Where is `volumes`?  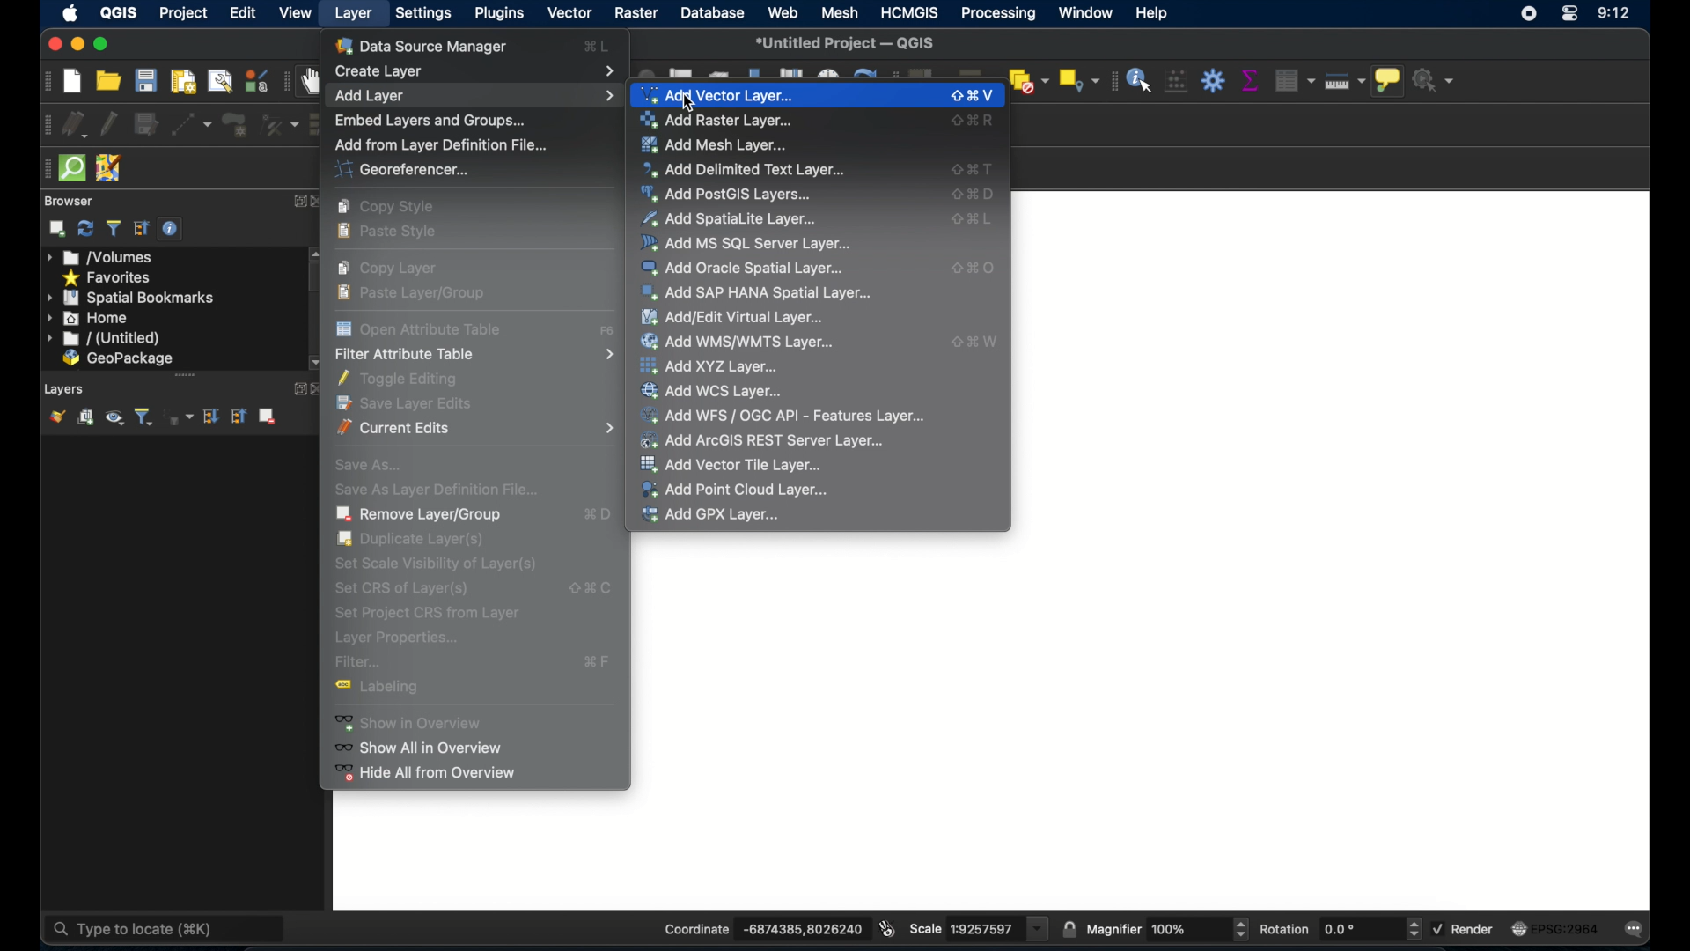
volumes is located at coordinates (107, 257).